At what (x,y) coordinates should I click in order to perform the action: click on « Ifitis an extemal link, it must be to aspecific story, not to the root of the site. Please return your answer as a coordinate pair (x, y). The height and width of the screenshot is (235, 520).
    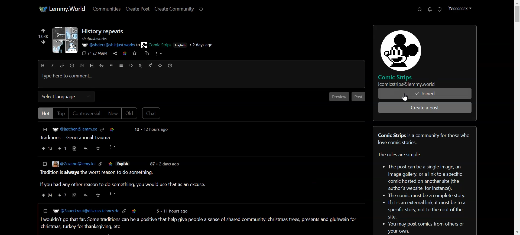
    Looking at the image, I should click on (426, 210).